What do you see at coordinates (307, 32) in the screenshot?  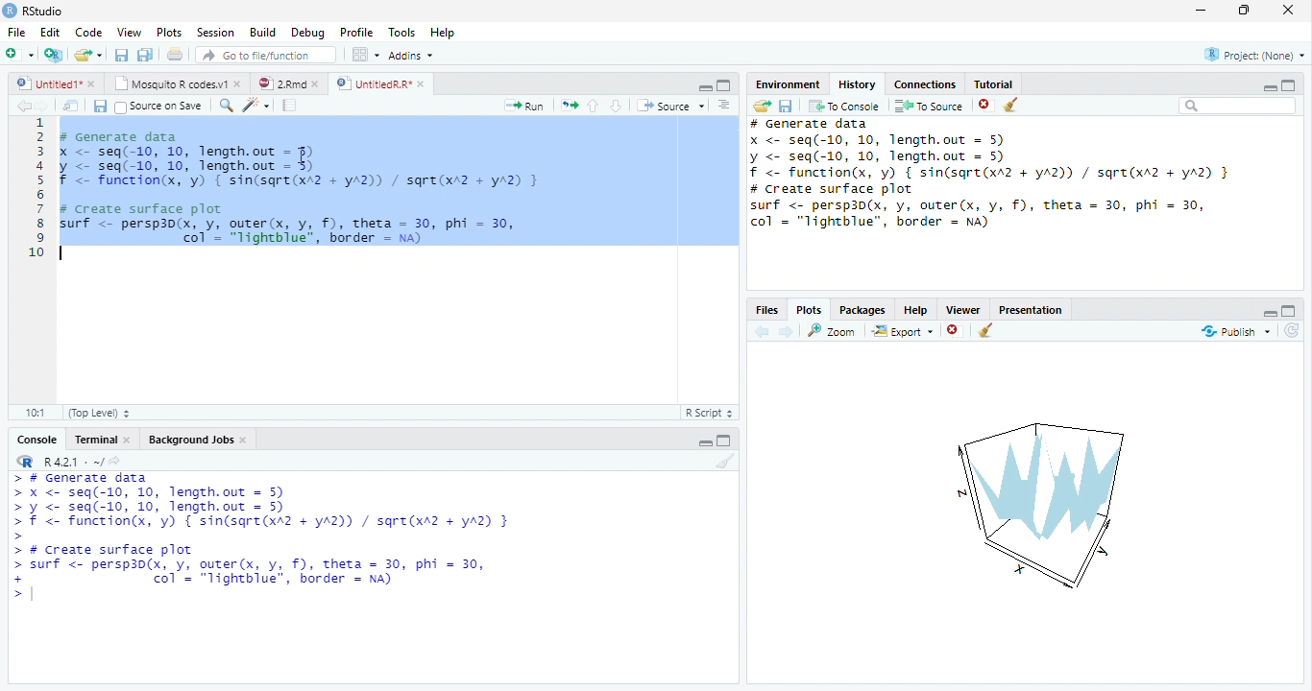 I see `Debug` at bounding box center [307, 32].